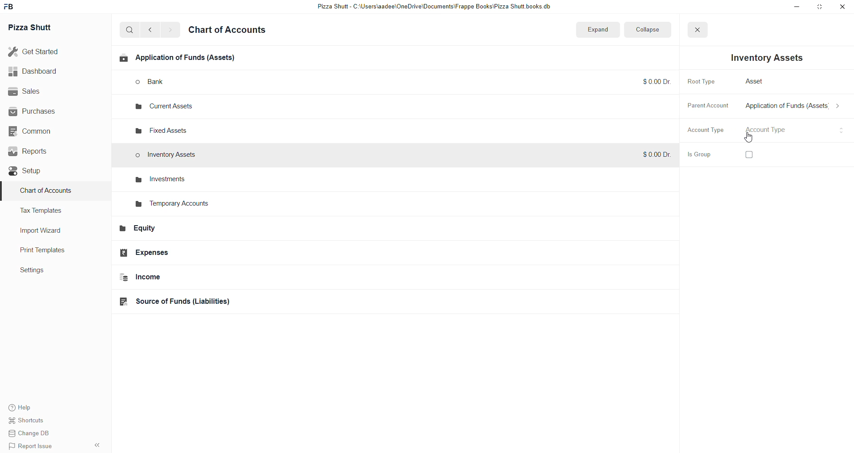 The width and height of the screenshot is (854, 453). Describe the element at coordinates (51, 251) in the screenshot. I see `Print Templates ` at that location.